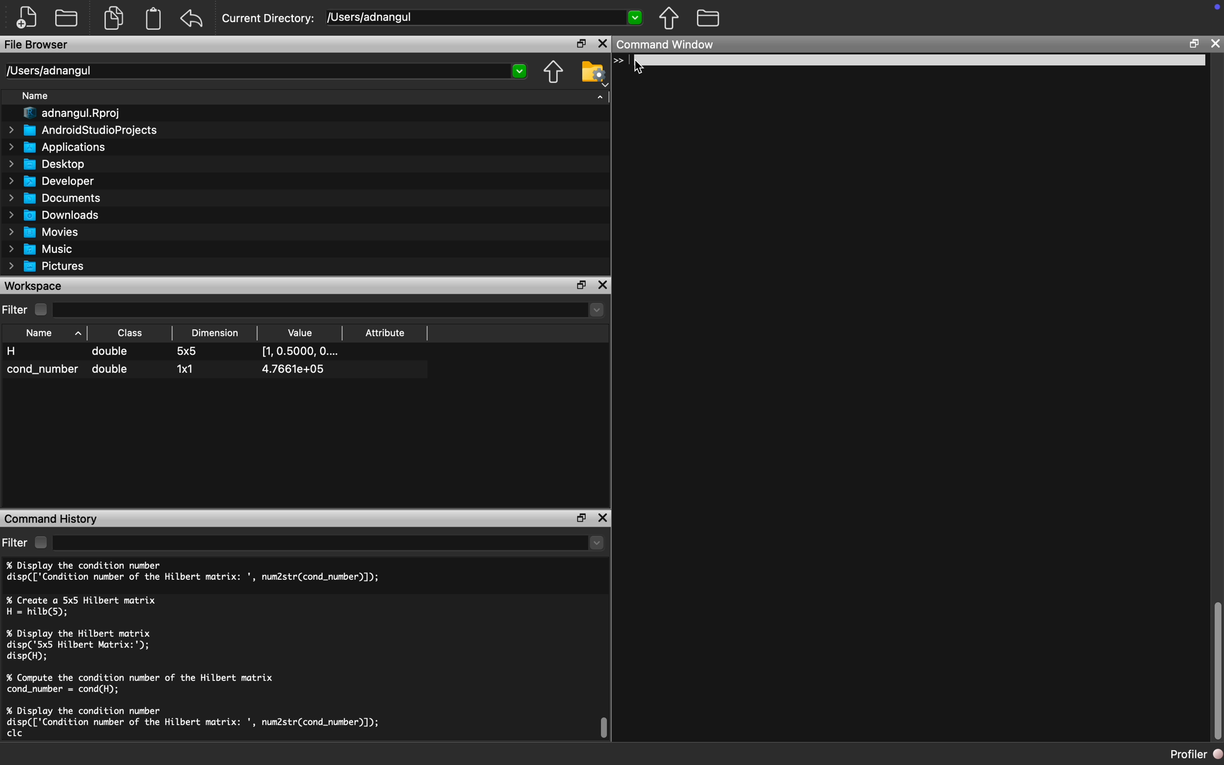  What do you see at coordinates (52, 519) in the screenshot?
I see `Command History` at bounding box center [52, 519].